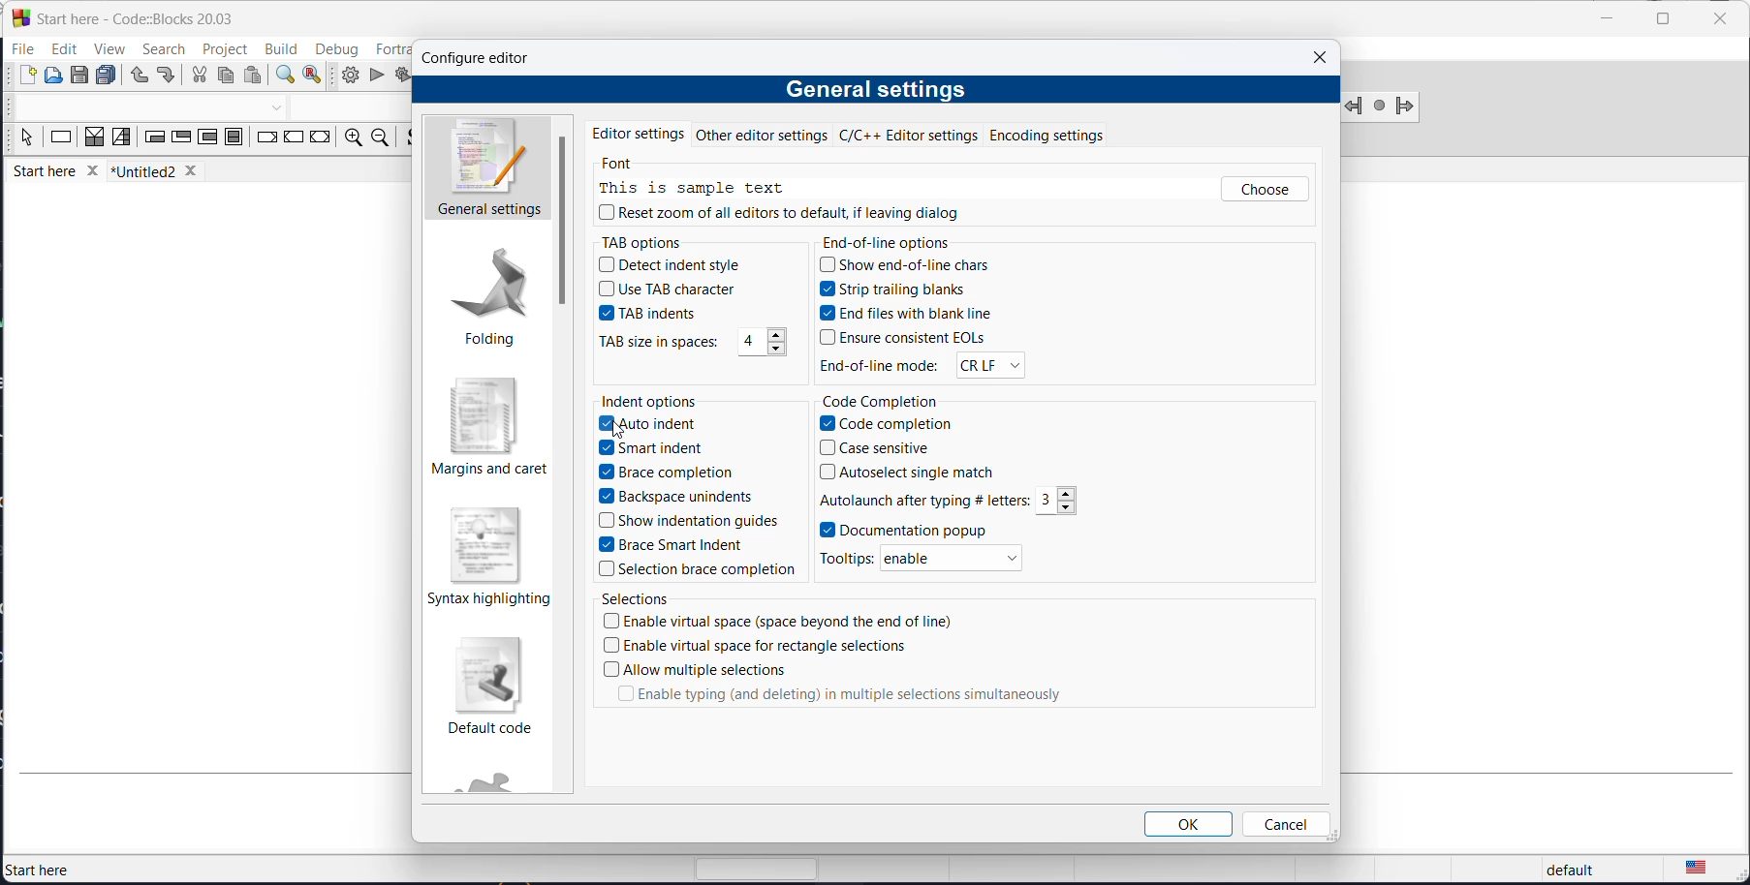  What do you see at coordinates (1187, 823) in the screenshot?
I see `ok` at bounding box center [1187, 823].